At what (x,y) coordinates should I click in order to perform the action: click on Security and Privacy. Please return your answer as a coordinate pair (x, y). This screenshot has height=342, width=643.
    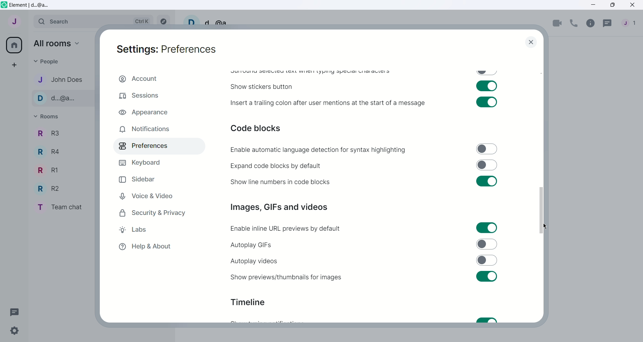
    Looking at the image, I should click on (152, 213).